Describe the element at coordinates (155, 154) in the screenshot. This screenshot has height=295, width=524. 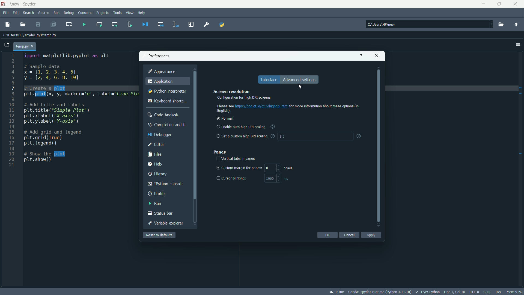
I see `files` at that location.